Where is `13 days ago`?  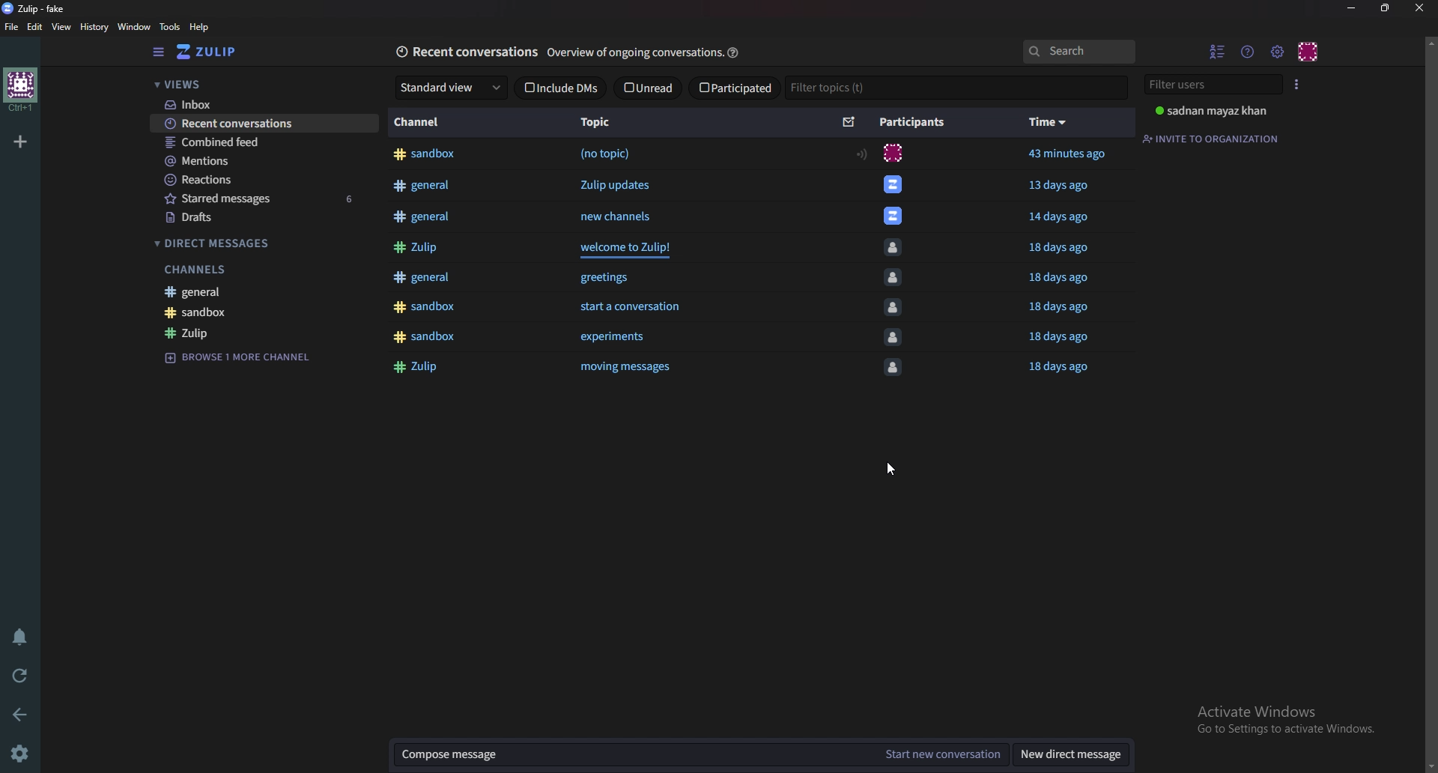 13 days ago is located at coordinates (1064, 186).